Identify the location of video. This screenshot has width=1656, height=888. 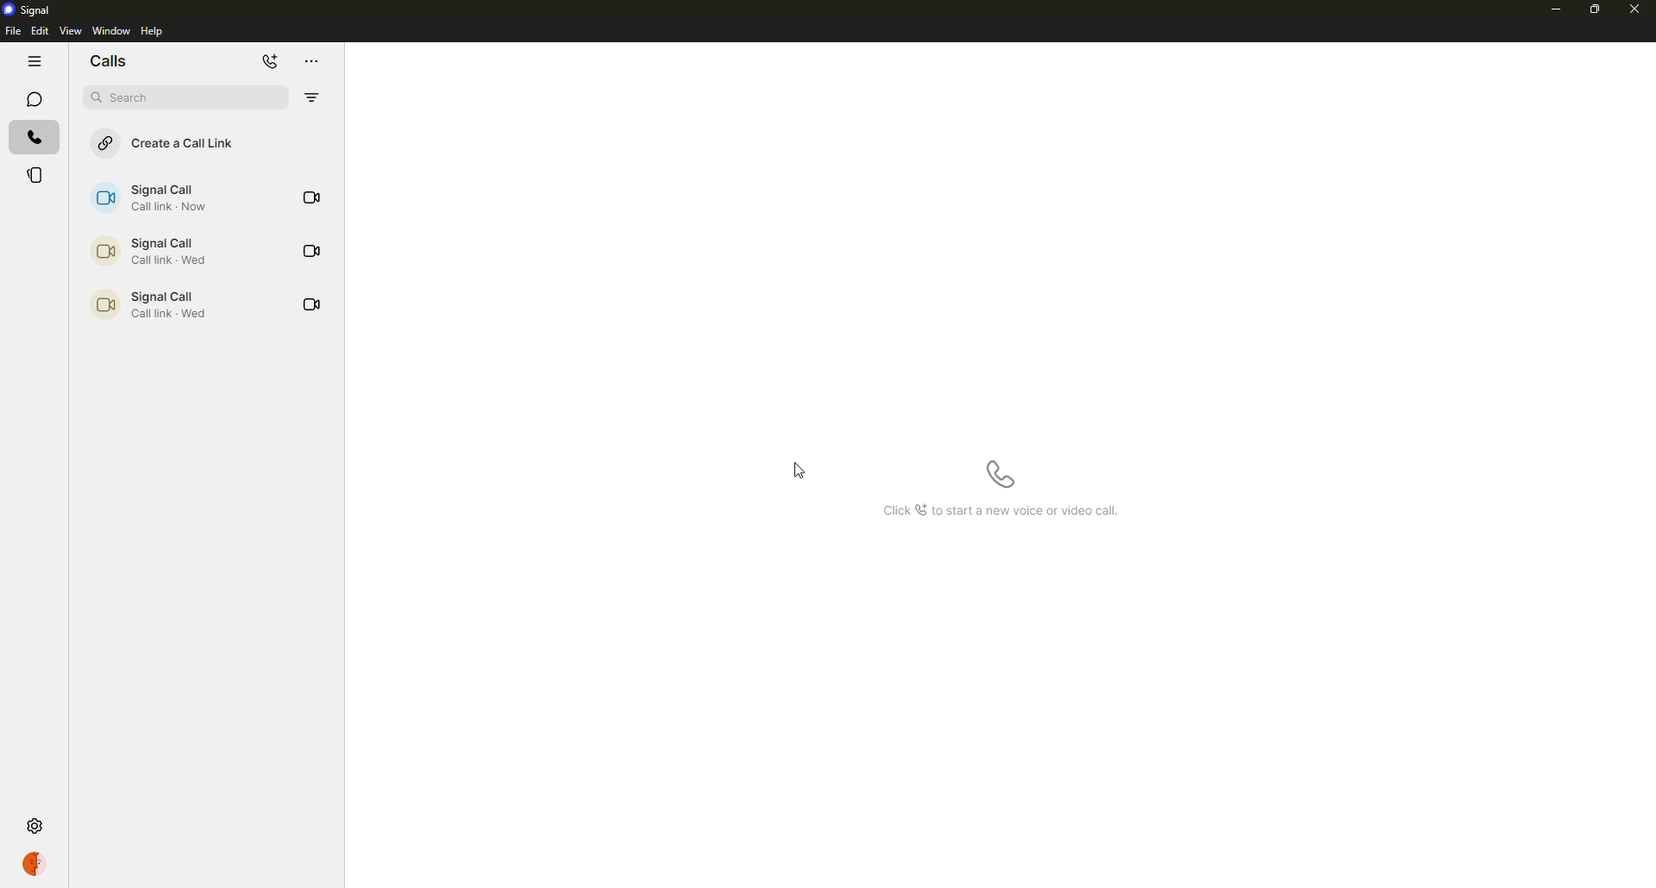
(312, 304).